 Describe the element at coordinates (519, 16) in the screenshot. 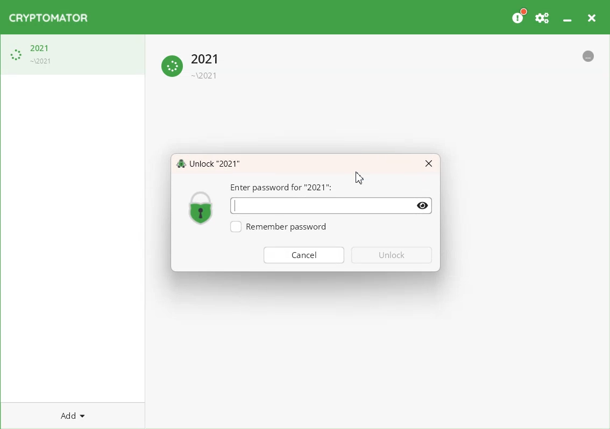

I see `Please Consider donating` at that location.